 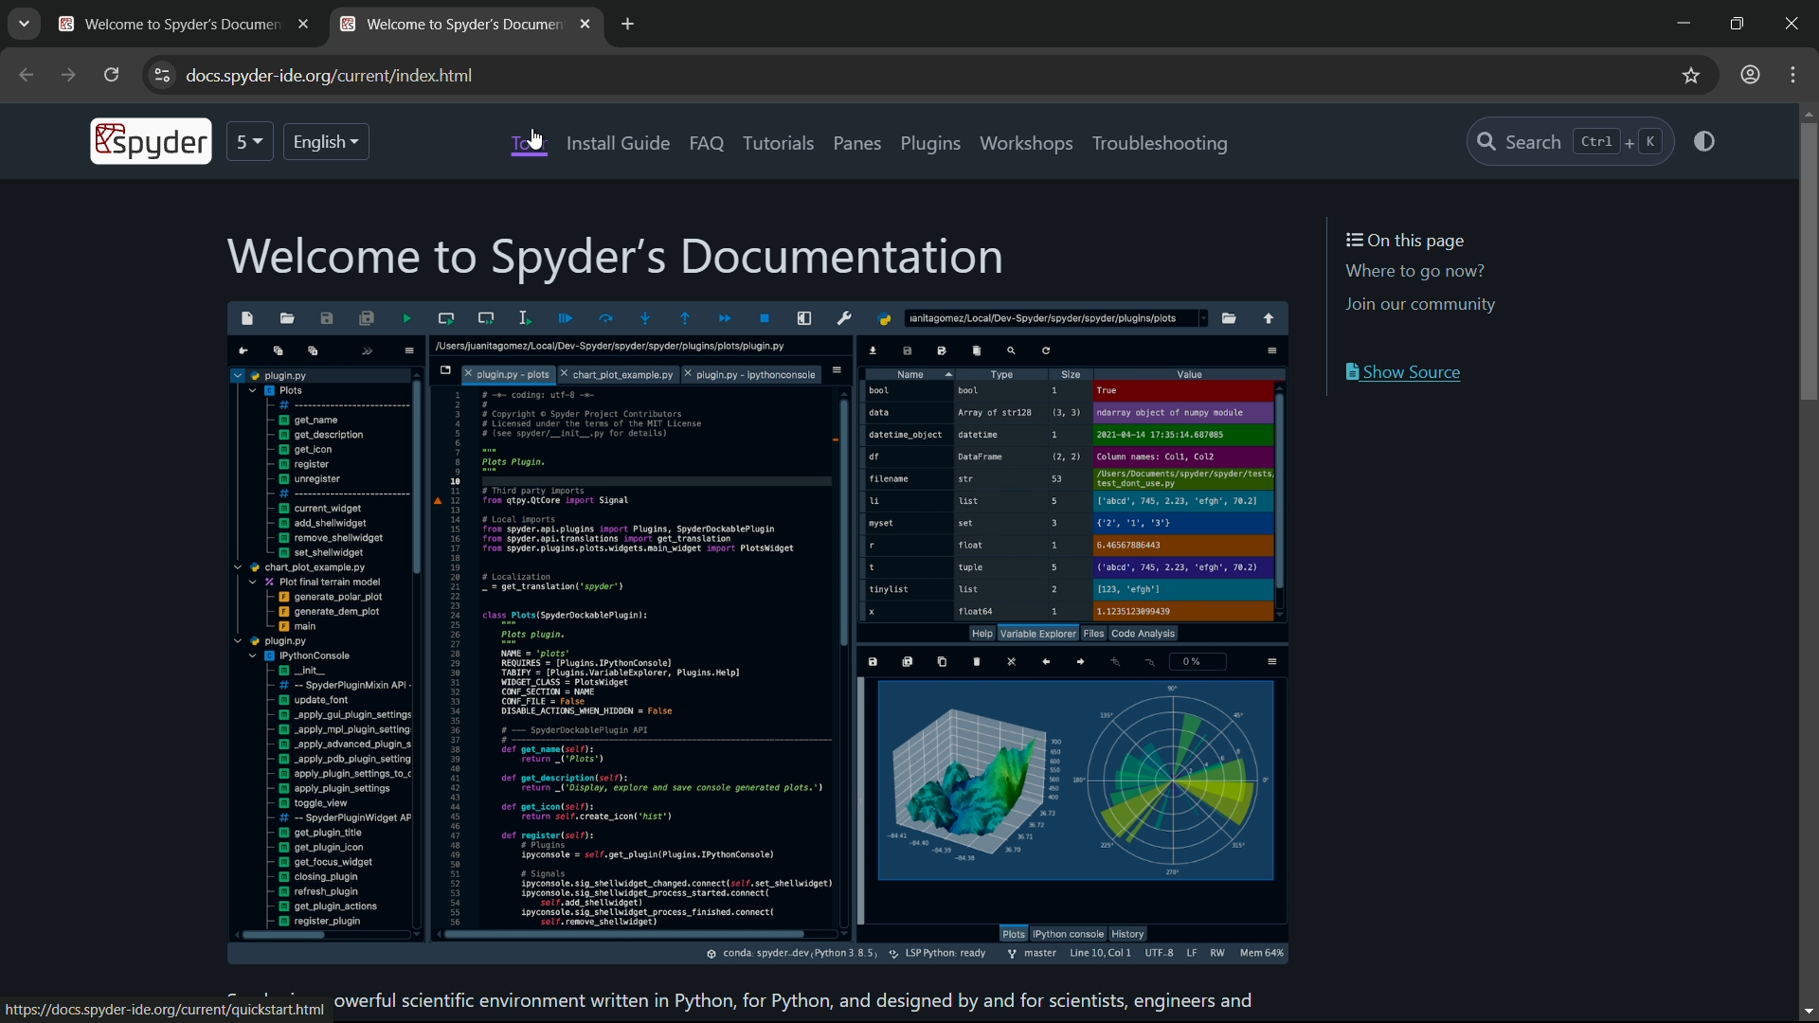 I want to click on Scrol down, so click(x=1807, y=1007).